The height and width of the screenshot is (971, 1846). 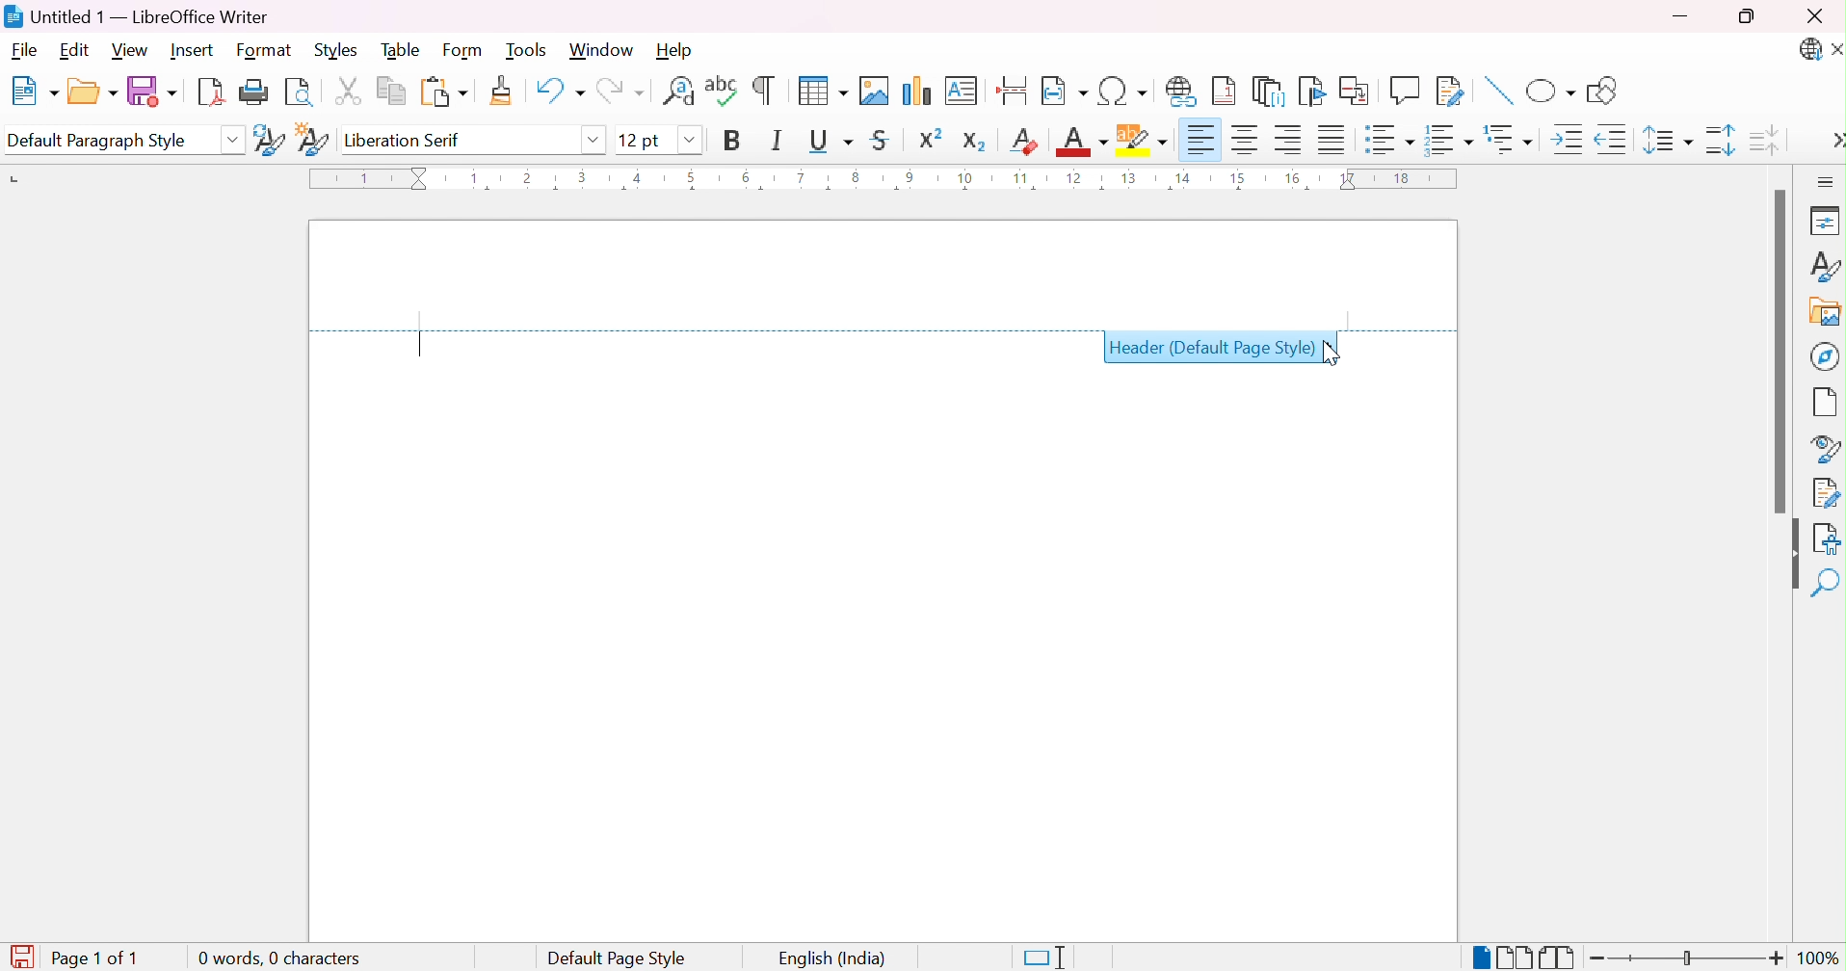 What do you see at coordinates (1357, 92) in the screenshot?
I see `Insert cross-reference` at bounding box center [1357, 92].